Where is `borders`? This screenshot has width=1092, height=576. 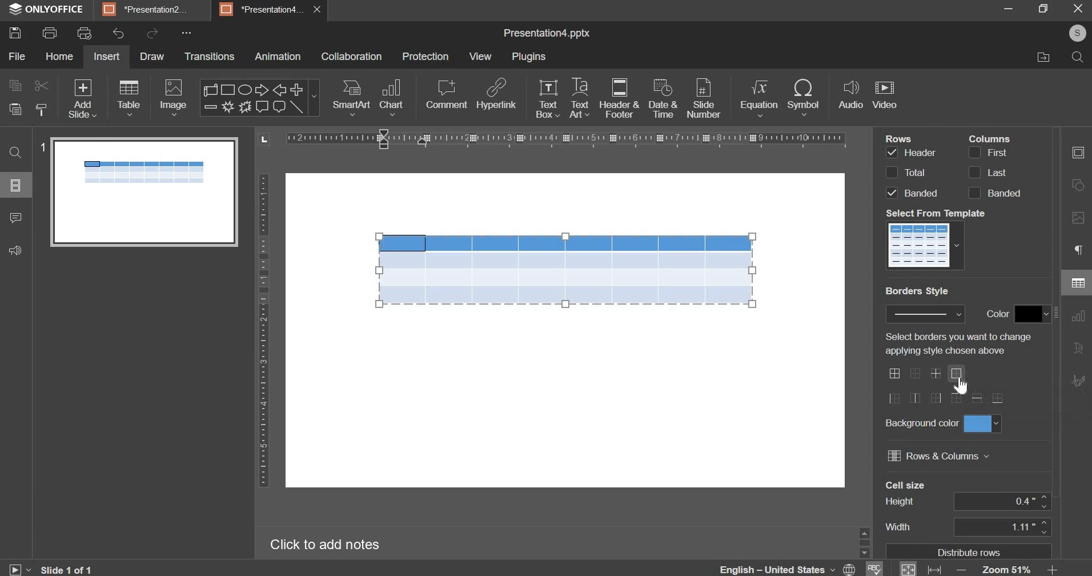
borders is located at coordinates (944, 401).